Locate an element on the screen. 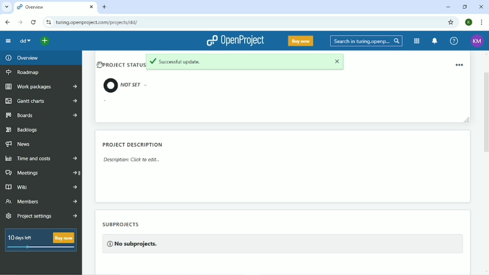 This screenshot has height=275, width=489. OpenProject is located at coordinates (236, 41).